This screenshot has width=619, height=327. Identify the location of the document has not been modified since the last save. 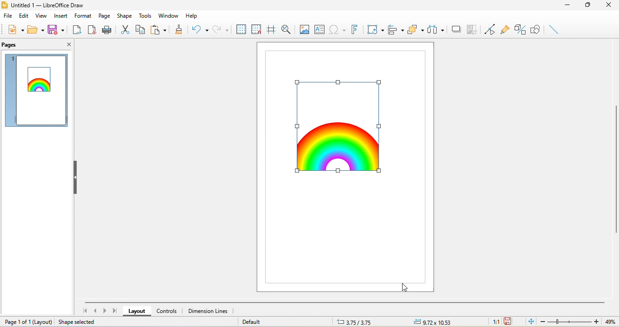
(511, 322).